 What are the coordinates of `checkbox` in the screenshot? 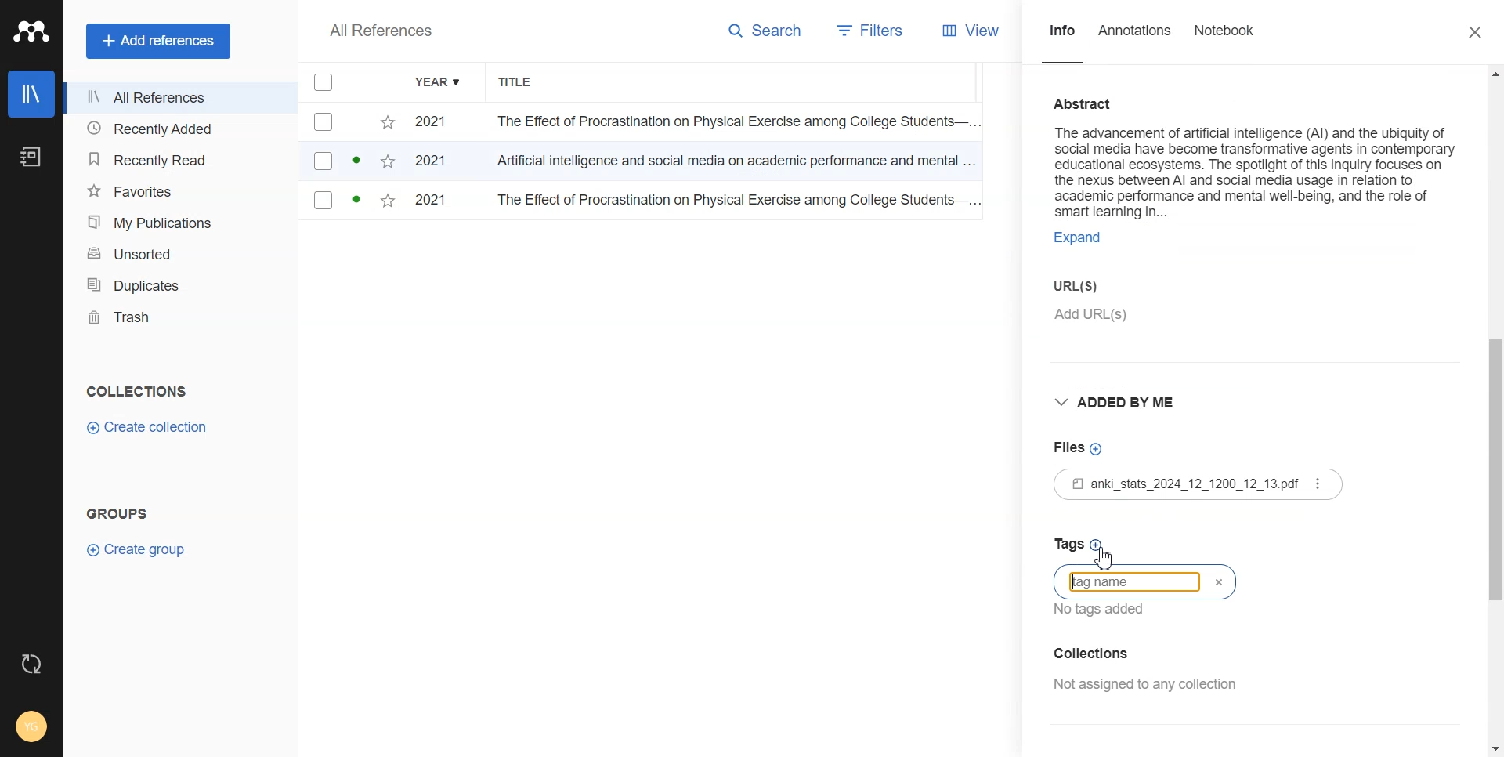 It's located at (350, 162).